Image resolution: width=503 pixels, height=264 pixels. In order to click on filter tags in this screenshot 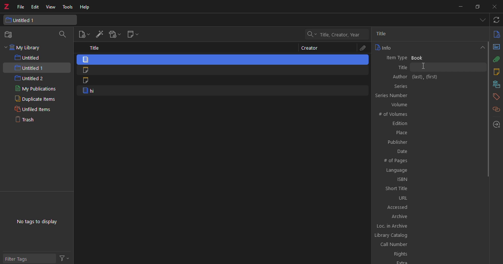, I will do `click(29, 258)`.